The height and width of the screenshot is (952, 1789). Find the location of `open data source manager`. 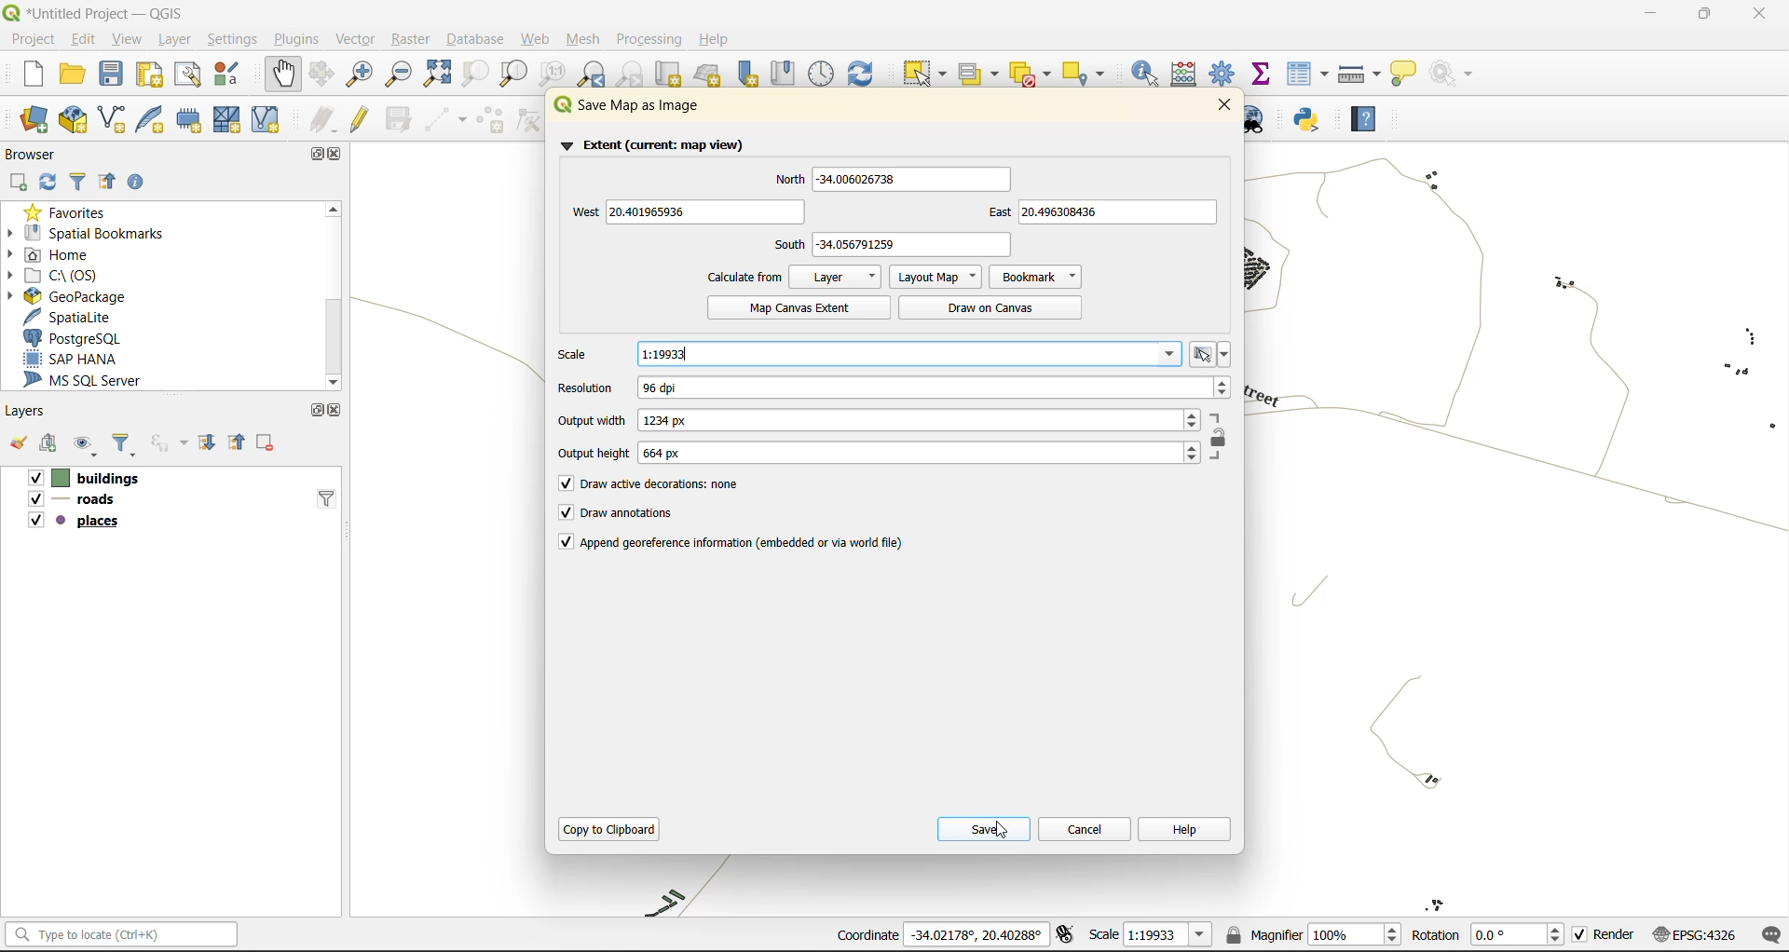

open data source manager is located at coordinates (37, 121).